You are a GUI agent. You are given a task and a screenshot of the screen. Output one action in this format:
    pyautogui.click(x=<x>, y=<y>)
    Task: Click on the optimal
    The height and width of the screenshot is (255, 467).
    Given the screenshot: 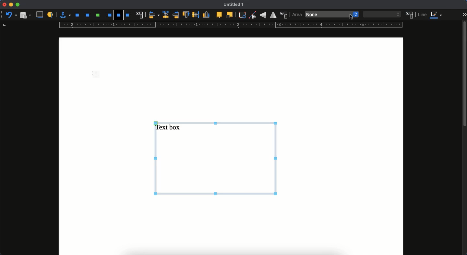 What is the action you would take?
    pyautogui.click(x=98, y=16)
    